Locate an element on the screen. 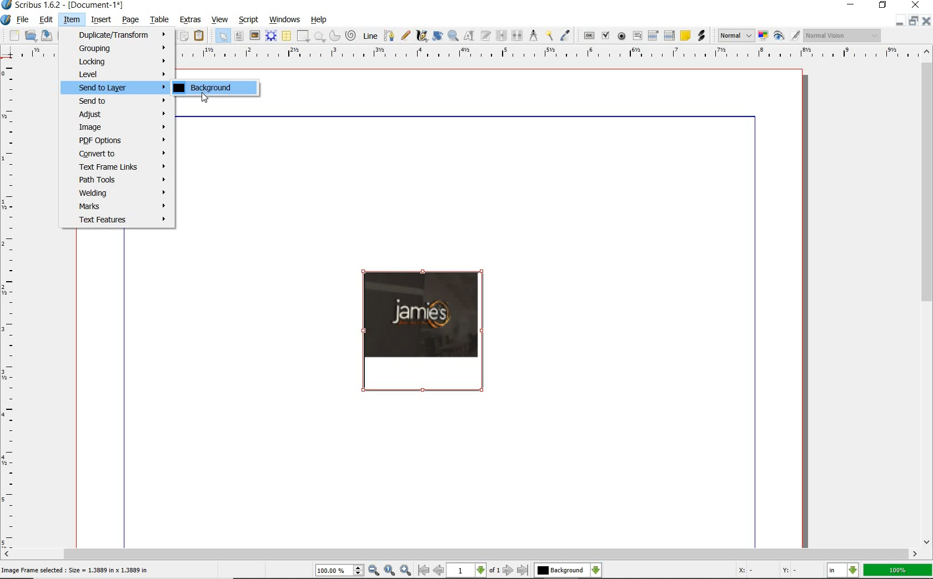 This screenshot has height=579, width=933. page is located at coordinates (131, 20).